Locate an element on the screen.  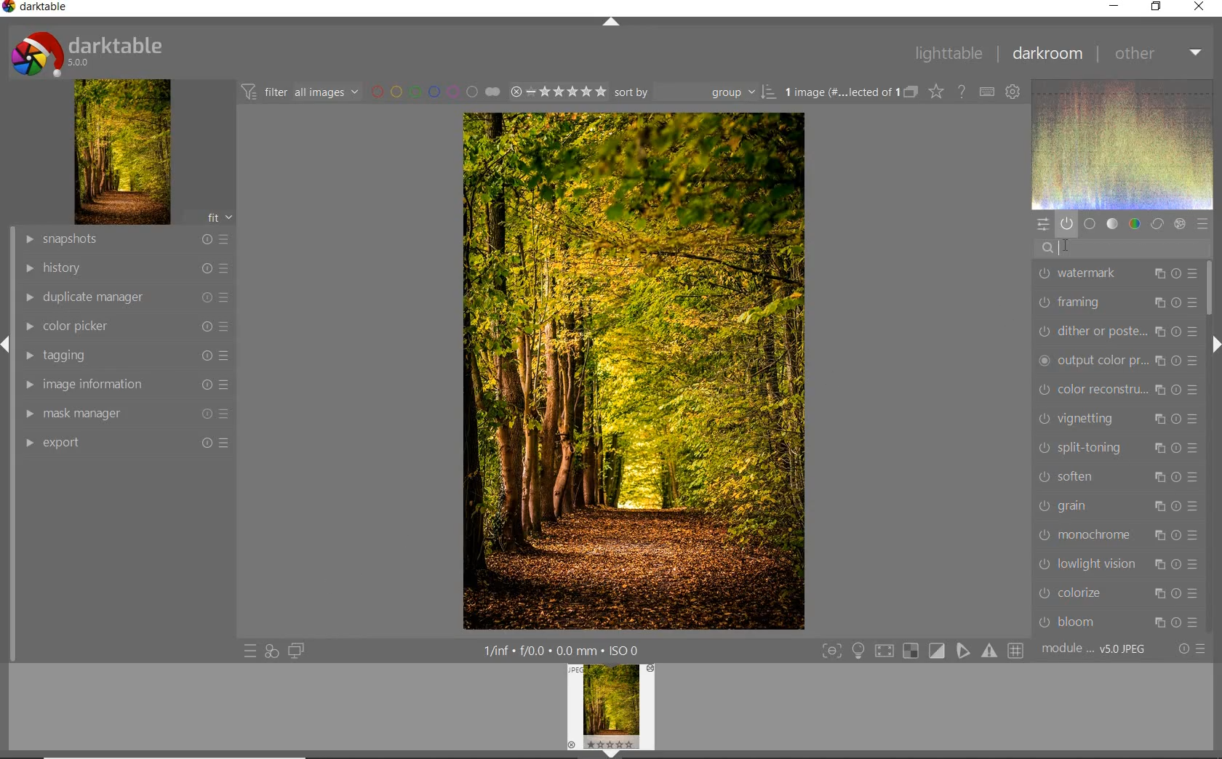
quick access for applying any style is located at coordinates (272, 651).